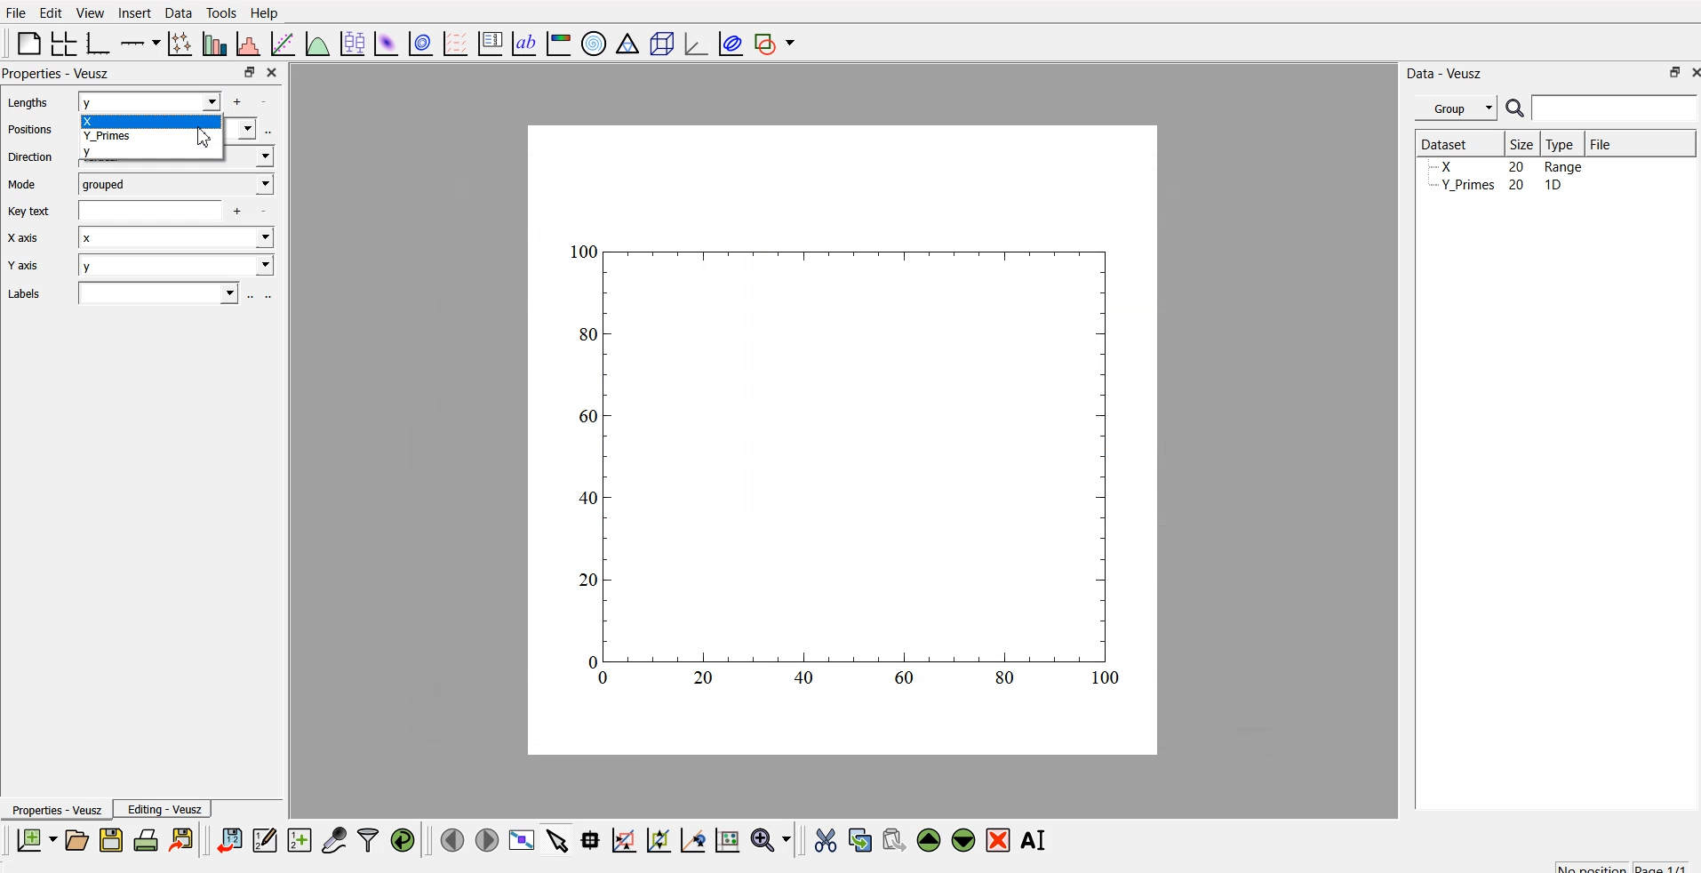 The width and height of the screenshot is (1701, 873). What do you see at coordinates (268, 12) in the screenshot?
I see `Help` at bounding box center [268, 12].